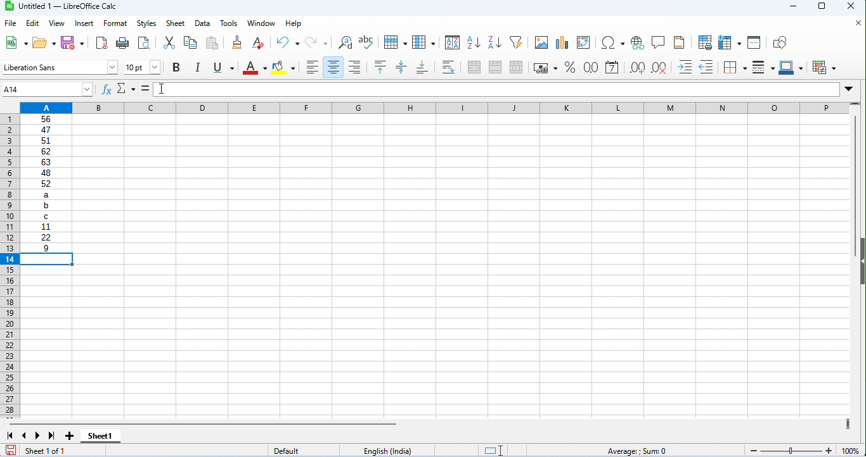 The height and width of the screenshot is (457, 866). I want to click on sheet 1 of 1, so click(61, 450).